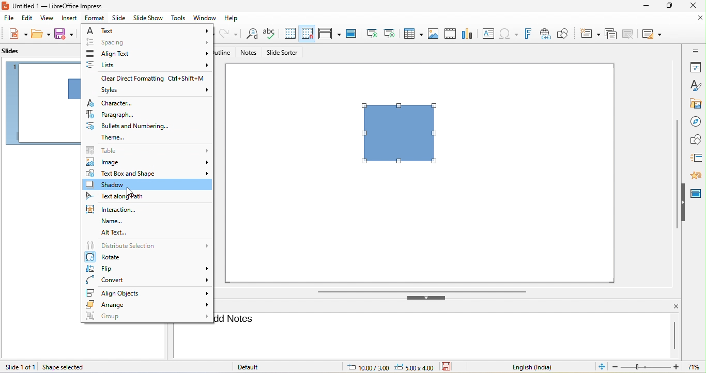  What do you see at coordinates (696, 139) in the screenshot?
I see `shapes` at bounding box center [696, 139].